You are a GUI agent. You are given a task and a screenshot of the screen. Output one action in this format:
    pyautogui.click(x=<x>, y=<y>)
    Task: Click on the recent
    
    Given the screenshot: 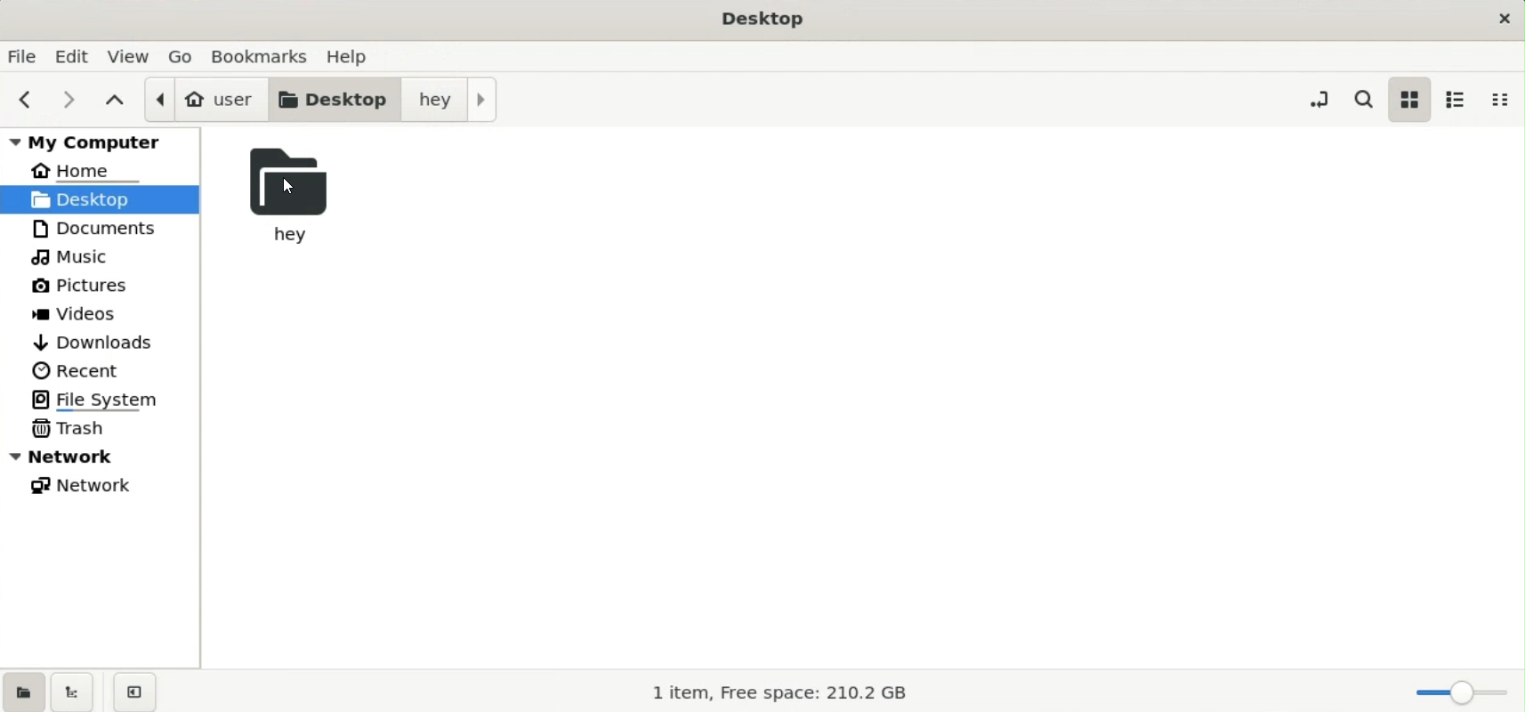 What is the action you would take?
    pyautogui.click(x=77, y=370)
    